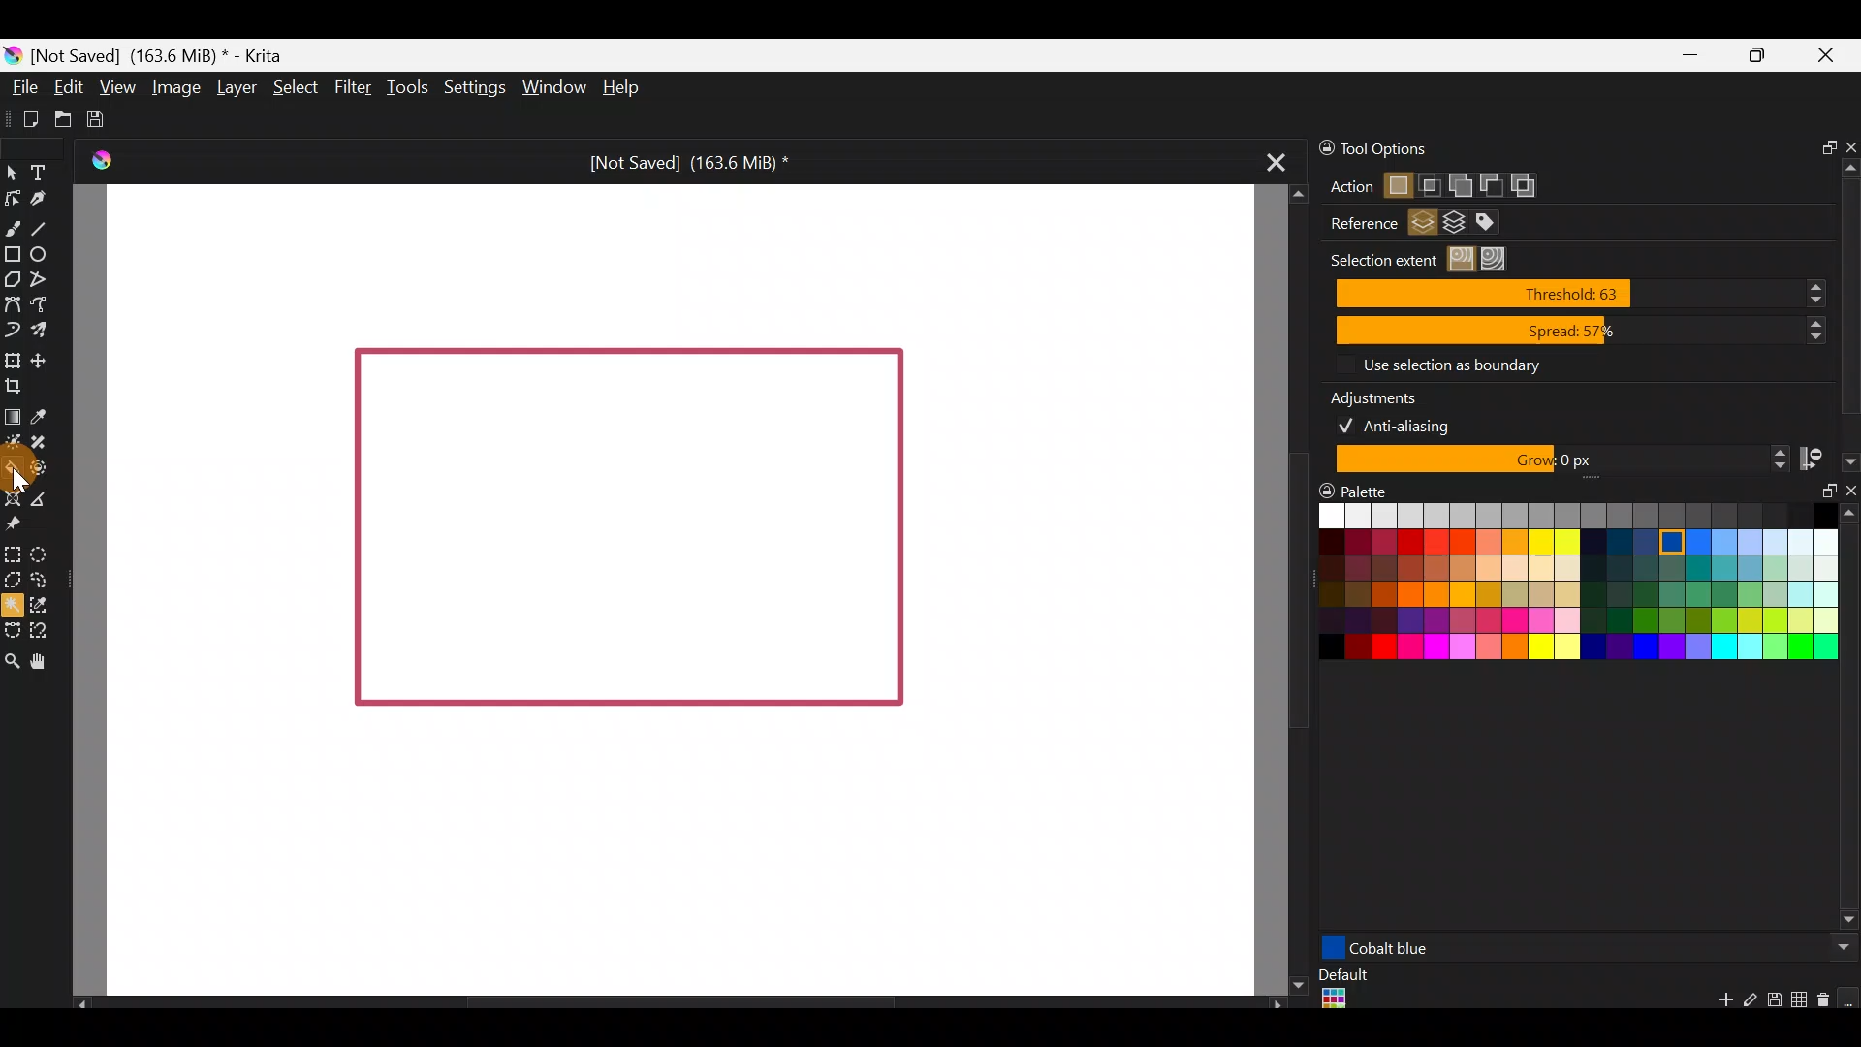  I want to click on Scroll button, so click(1839, 947).